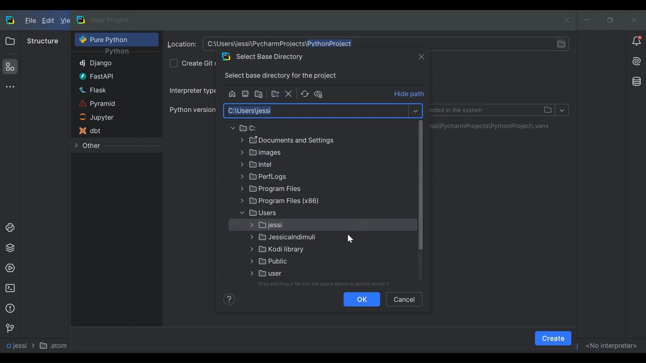 The image size is (646, 363). What do you see at coordinates (294, 177) in the screenshot?
I see `Folder Path` at bounding box center [294, 177].